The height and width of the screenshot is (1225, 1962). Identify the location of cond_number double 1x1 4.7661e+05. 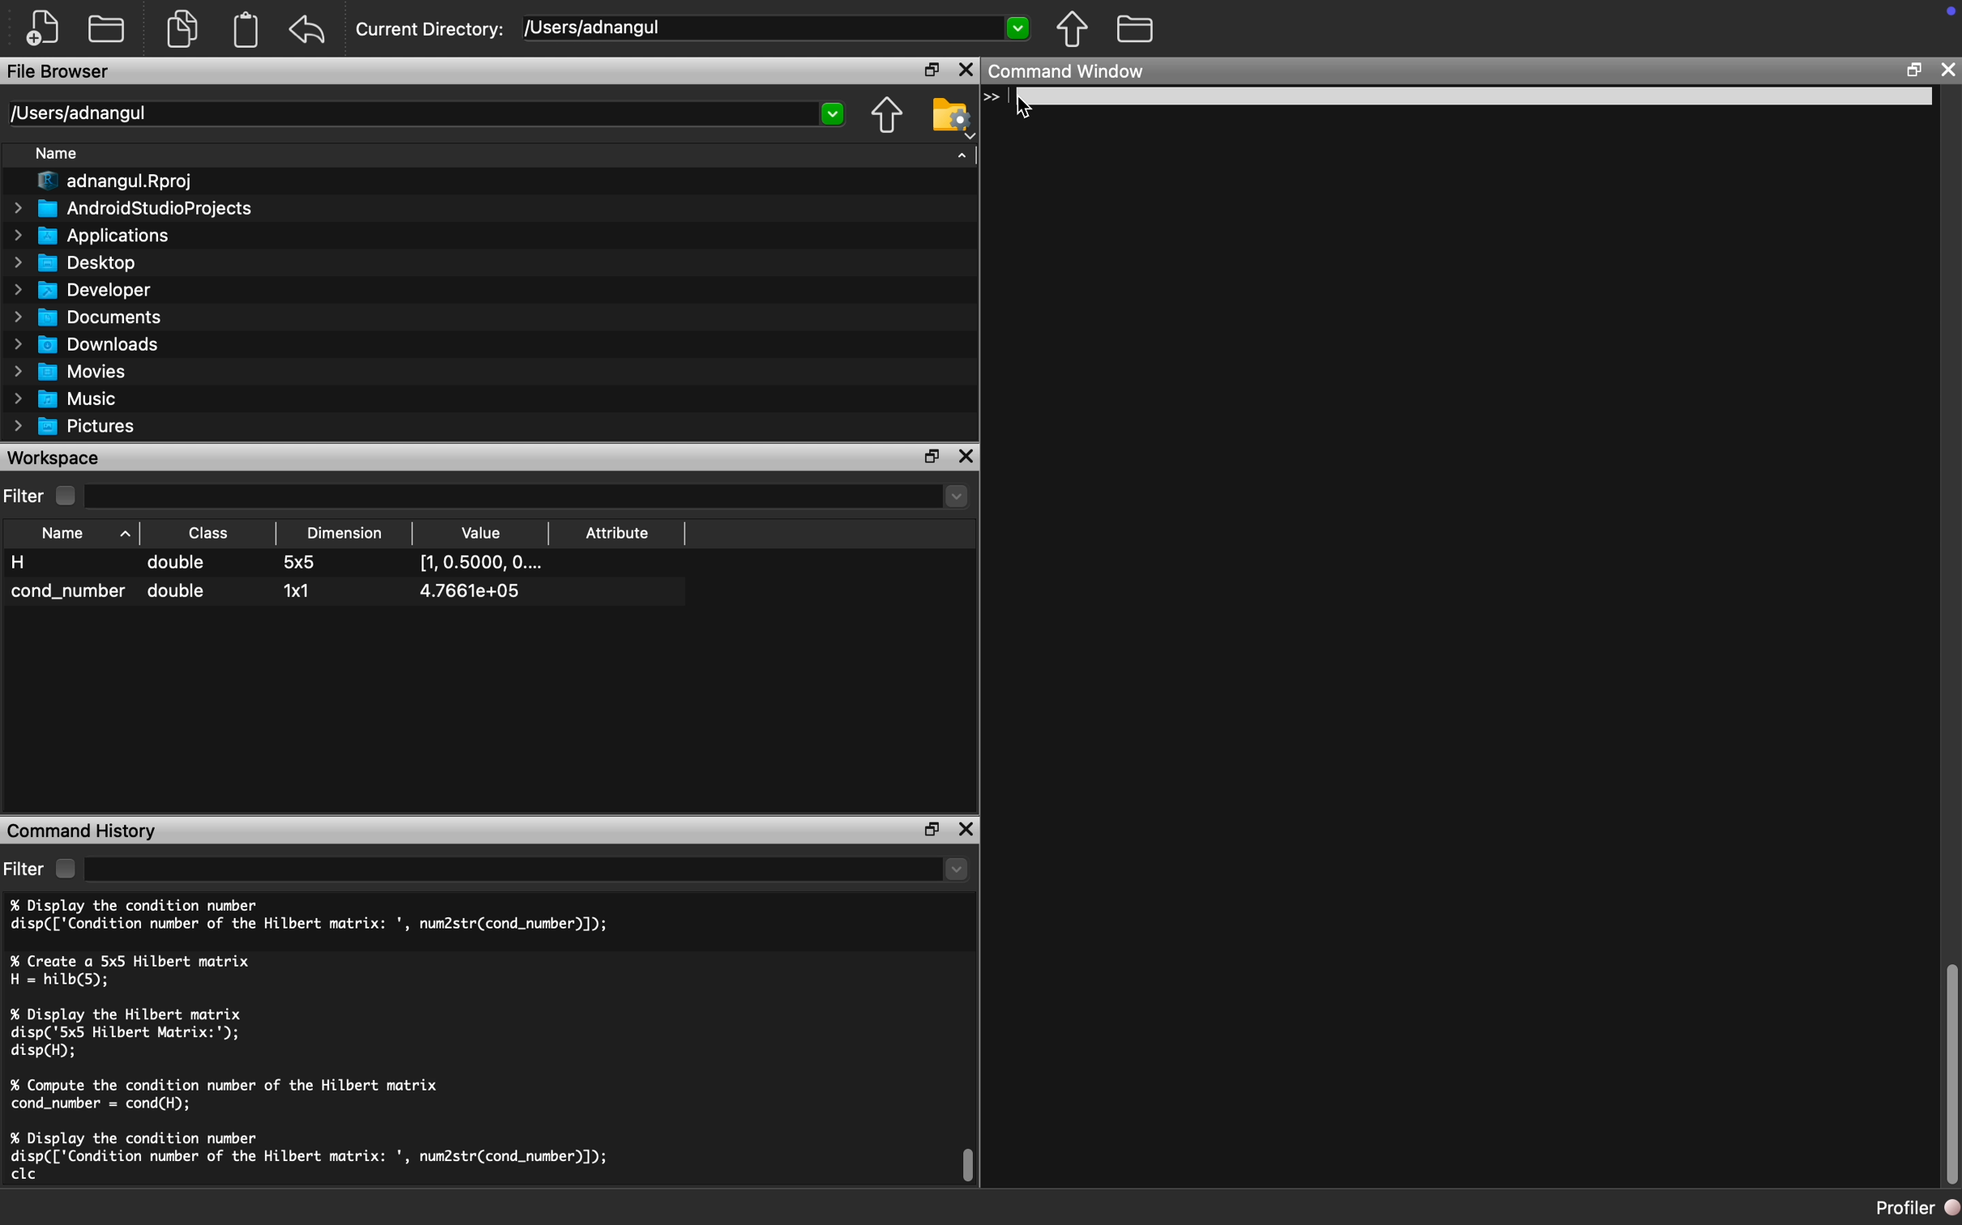
(272, 591).